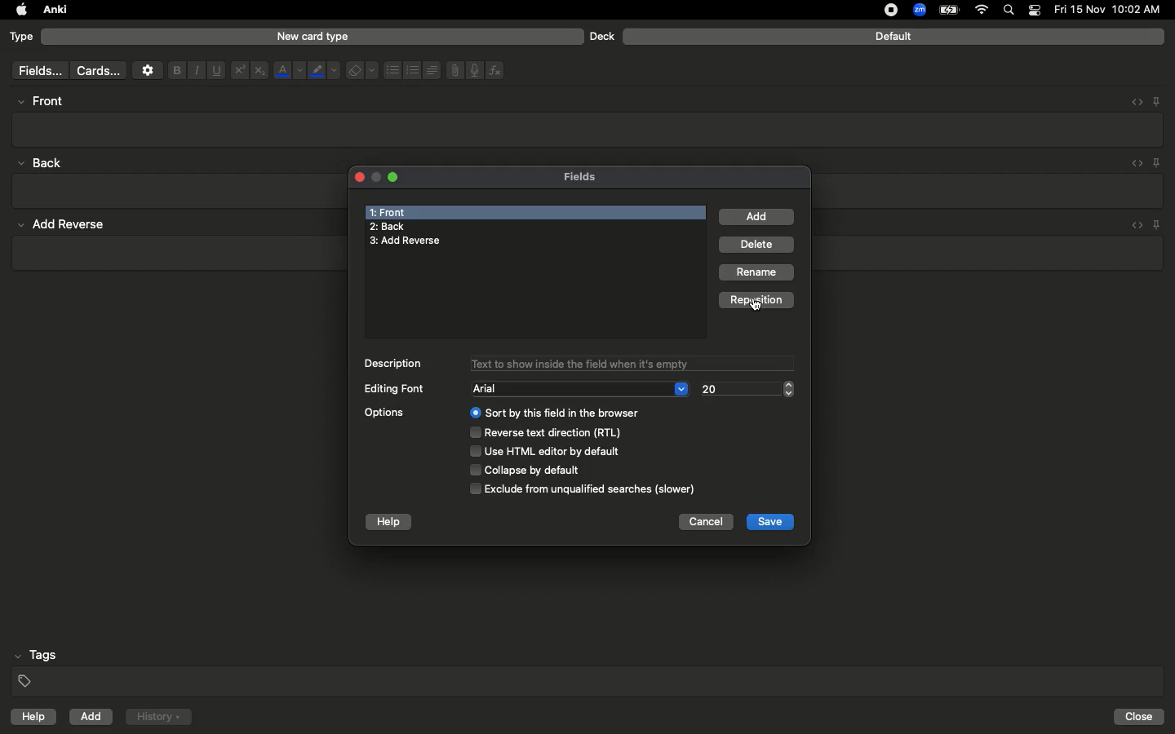 The width and height of the screenshot is (1175, 734). What do you see at coordinates (388, 520) in the screenshot?
I see `Help` at bounding box center [388, 520].